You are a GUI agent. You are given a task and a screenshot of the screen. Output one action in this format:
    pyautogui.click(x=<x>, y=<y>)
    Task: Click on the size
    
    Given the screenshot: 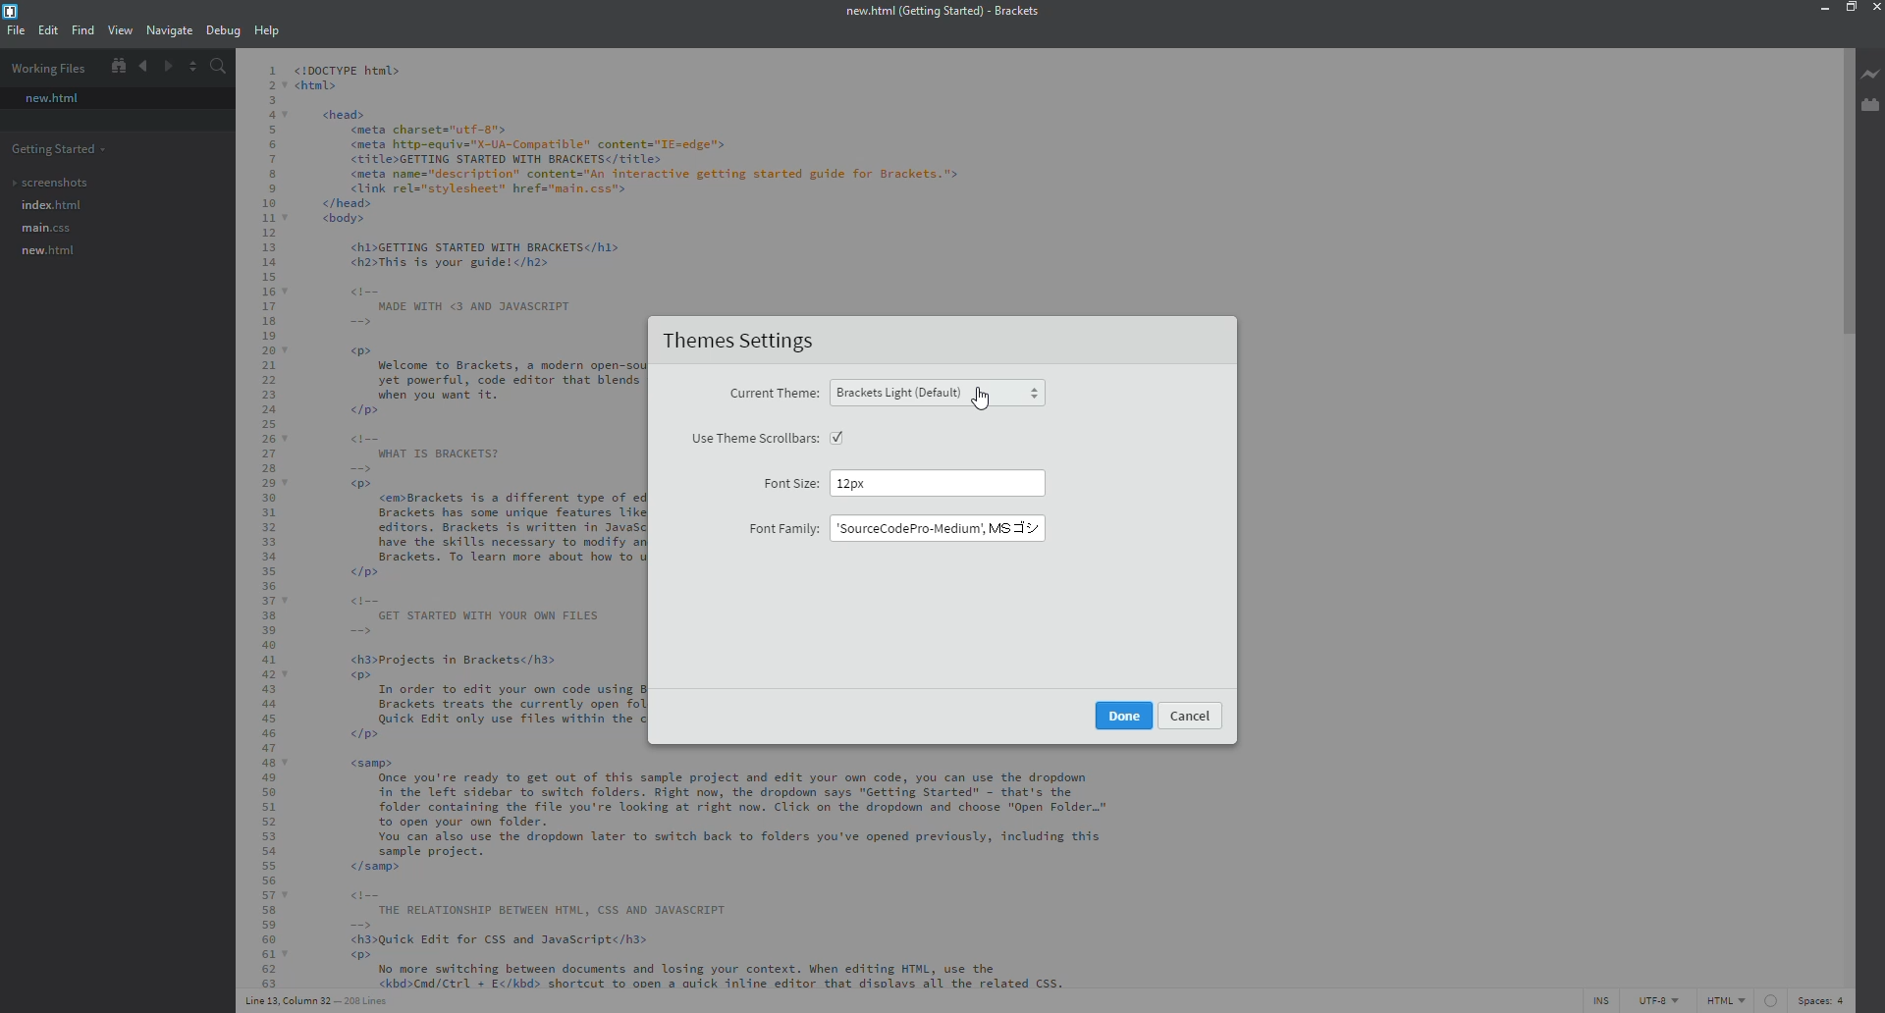 What is the action you would take?
    pyautogui.click(x=879, y=482)
    